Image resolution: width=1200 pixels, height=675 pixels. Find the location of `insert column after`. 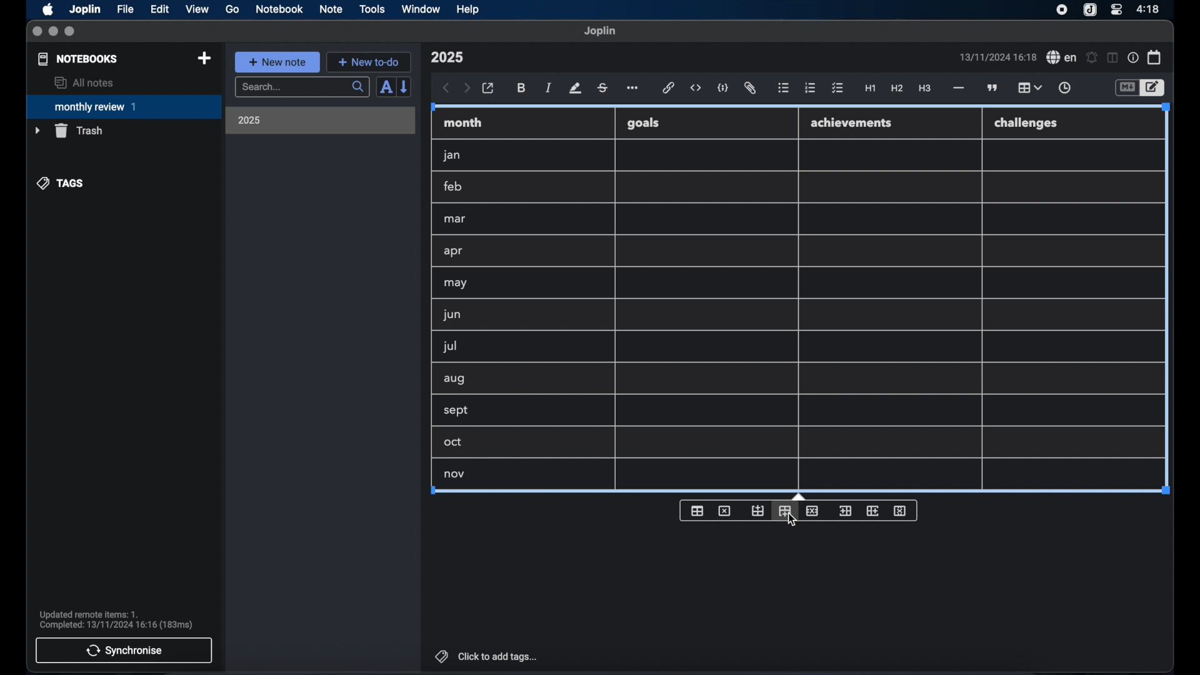

insert column after is located at coordinates (874, 511).